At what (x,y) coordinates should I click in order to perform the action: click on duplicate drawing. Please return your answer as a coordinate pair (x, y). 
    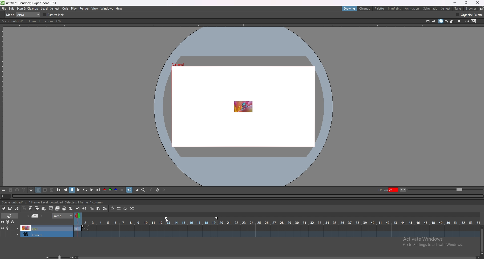
    Looking at the image, I should click on (58, 208).